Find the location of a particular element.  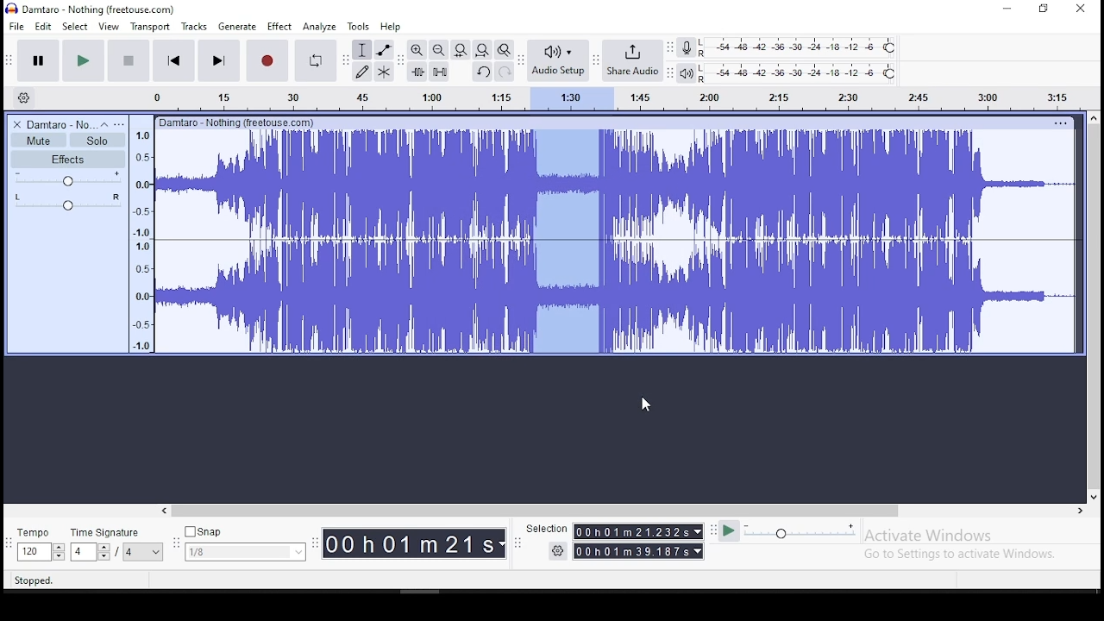

help is located at coordinates (391, 28).